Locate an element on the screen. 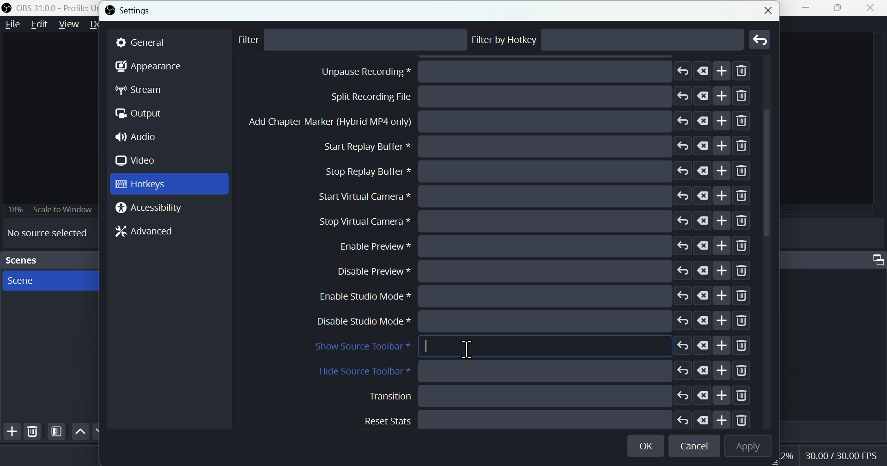  cancel is located at coordinates (696, 447).